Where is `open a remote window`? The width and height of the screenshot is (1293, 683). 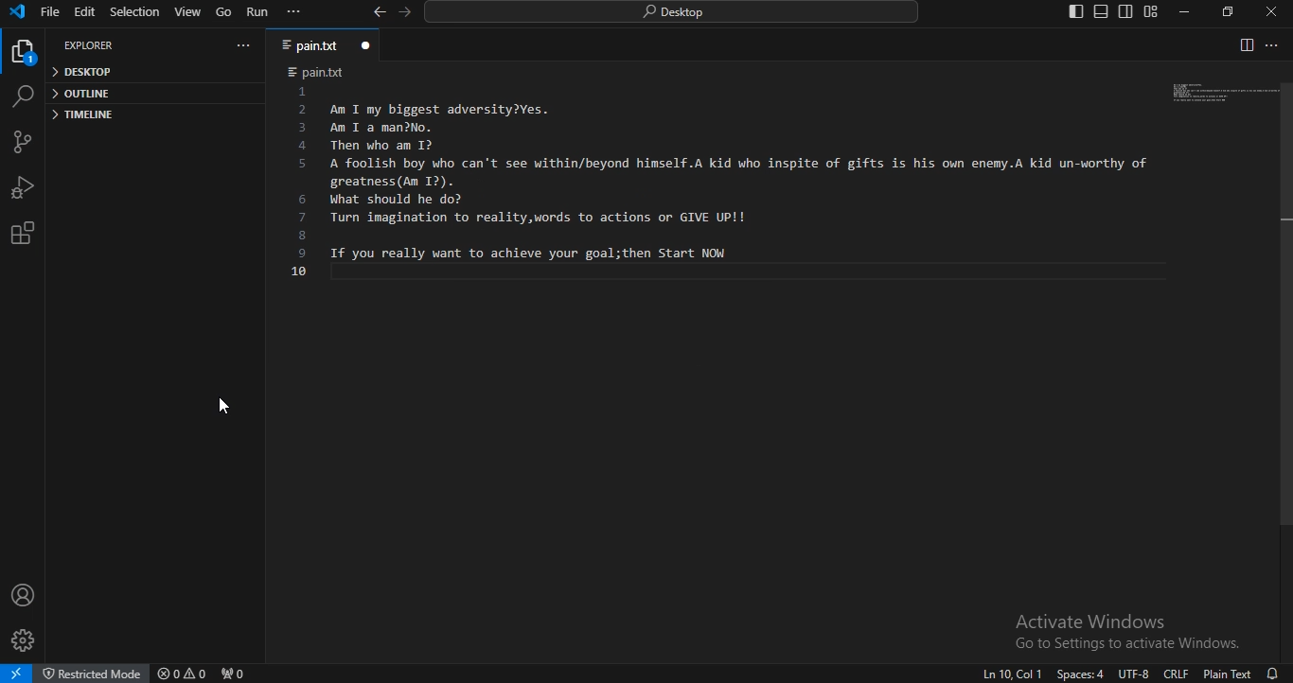 open a remote window is located at coordinates (16, 674).